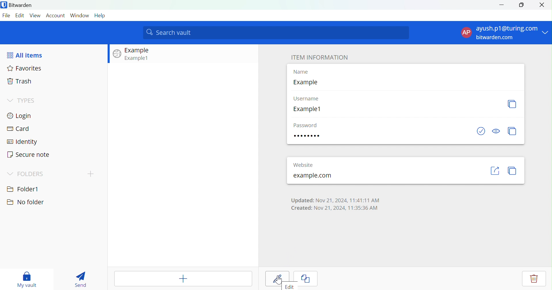 The image size is (552, 290). Describe the element at coordinates (496, 37) in the screenshot. I see `bitwarden.com` at that location.